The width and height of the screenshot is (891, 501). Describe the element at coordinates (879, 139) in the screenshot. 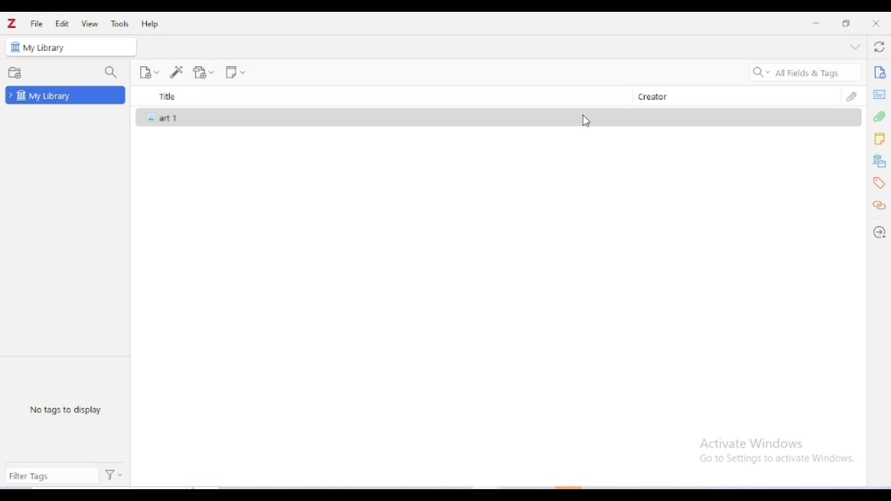

I see `notes` at that location.